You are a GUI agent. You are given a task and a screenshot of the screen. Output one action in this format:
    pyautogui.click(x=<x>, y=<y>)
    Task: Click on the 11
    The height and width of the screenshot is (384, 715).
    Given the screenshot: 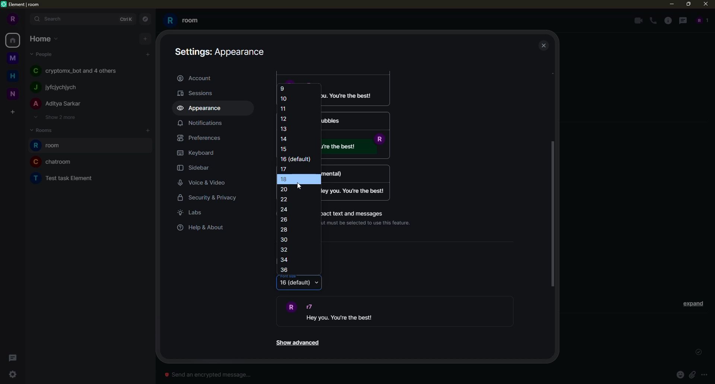 What is the action you would take?
    pyautogui.click(x=284, y=108)
    